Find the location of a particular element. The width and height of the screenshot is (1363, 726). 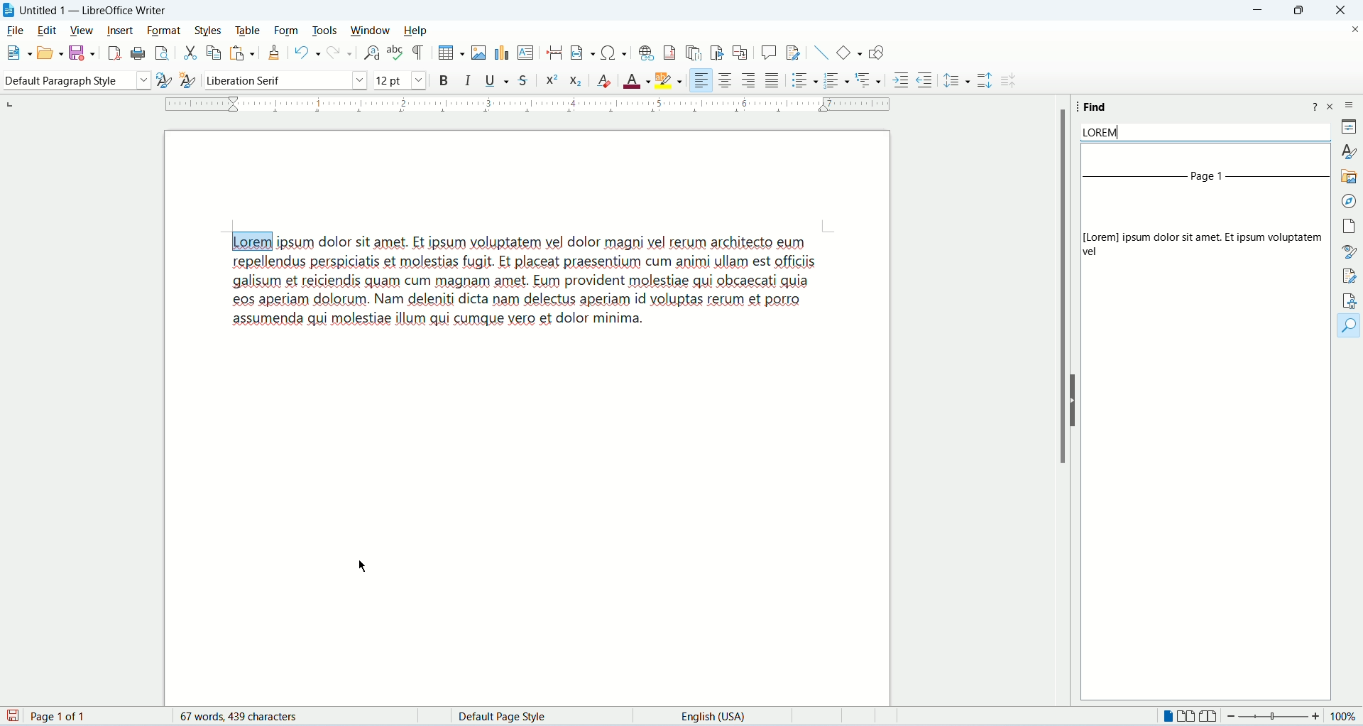

demo text - Lorem ipsum is located at coordinates (549, 313).